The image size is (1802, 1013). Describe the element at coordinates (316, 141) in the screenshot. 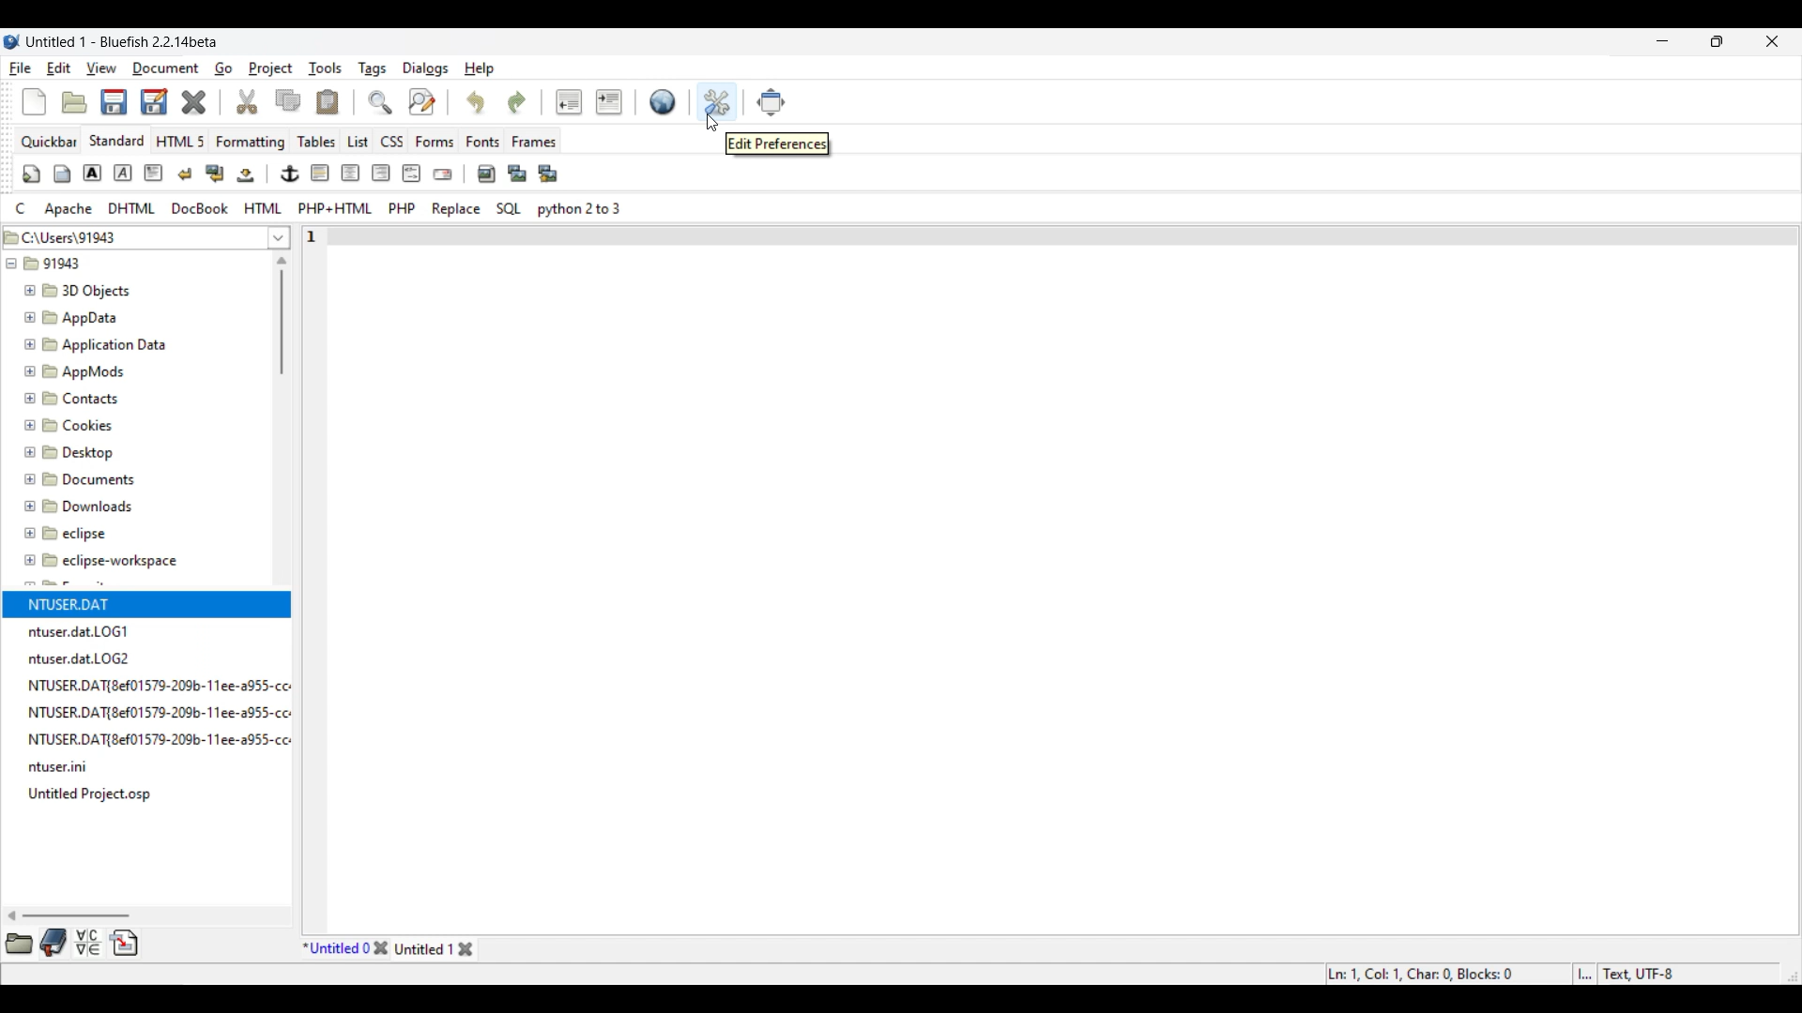

I see `Tables` at that location.